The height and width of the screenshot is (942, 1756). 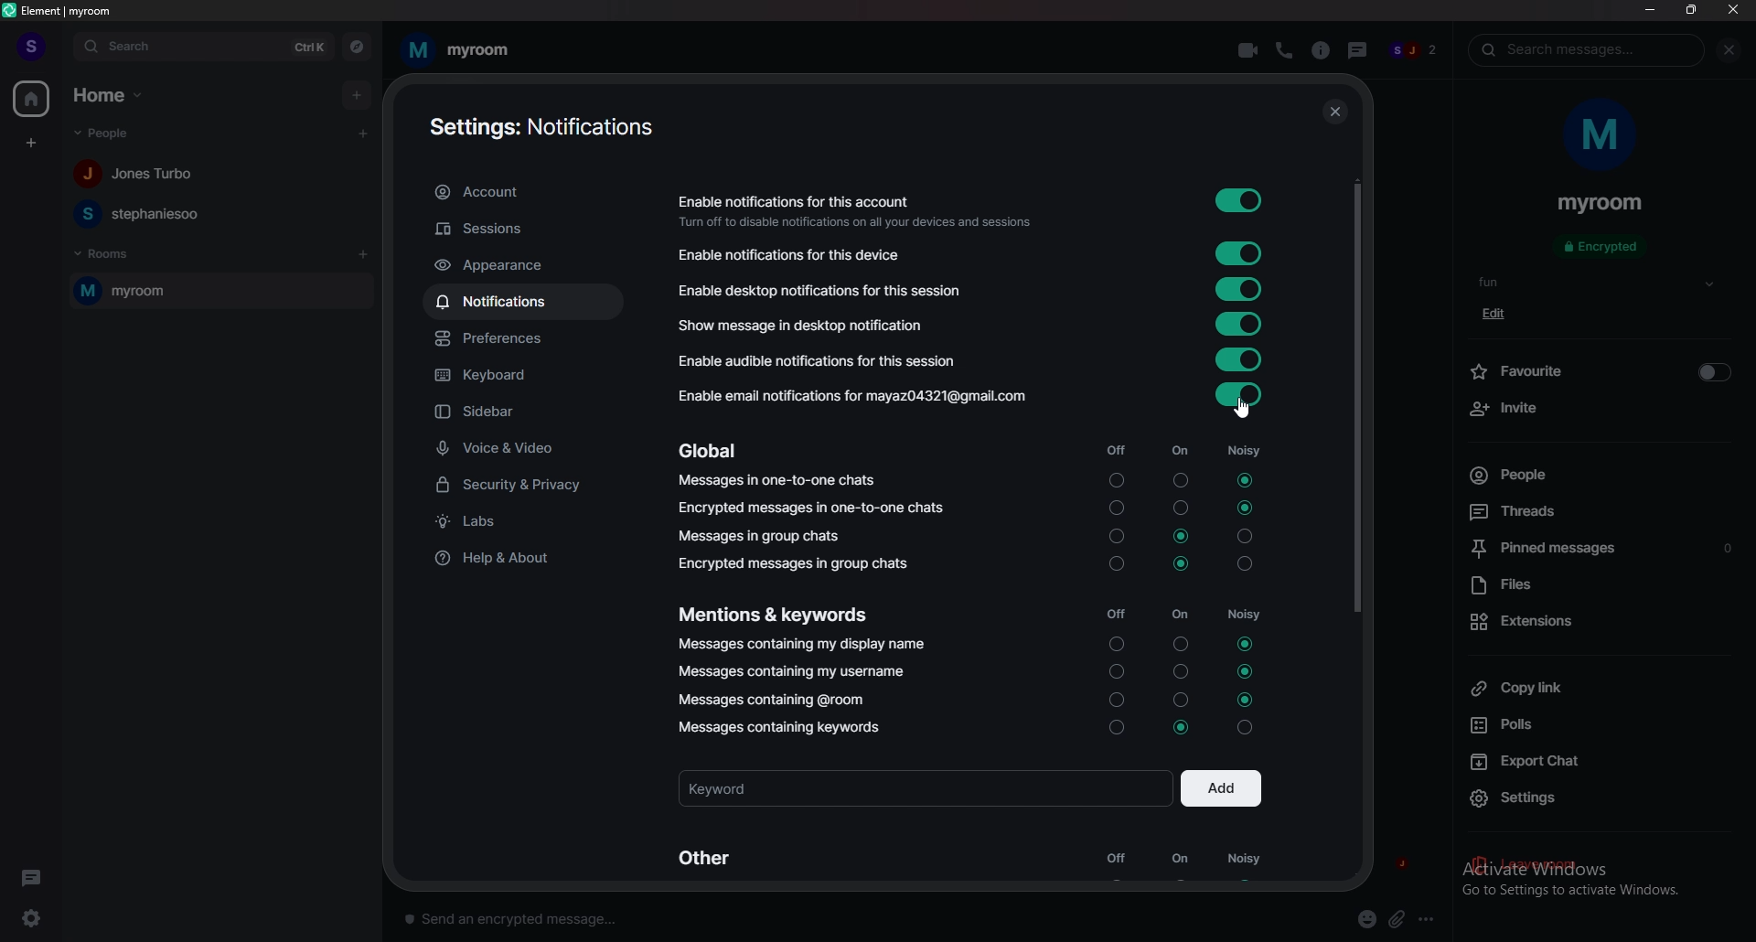 I want to click on on, so click(x=1180, y=588).